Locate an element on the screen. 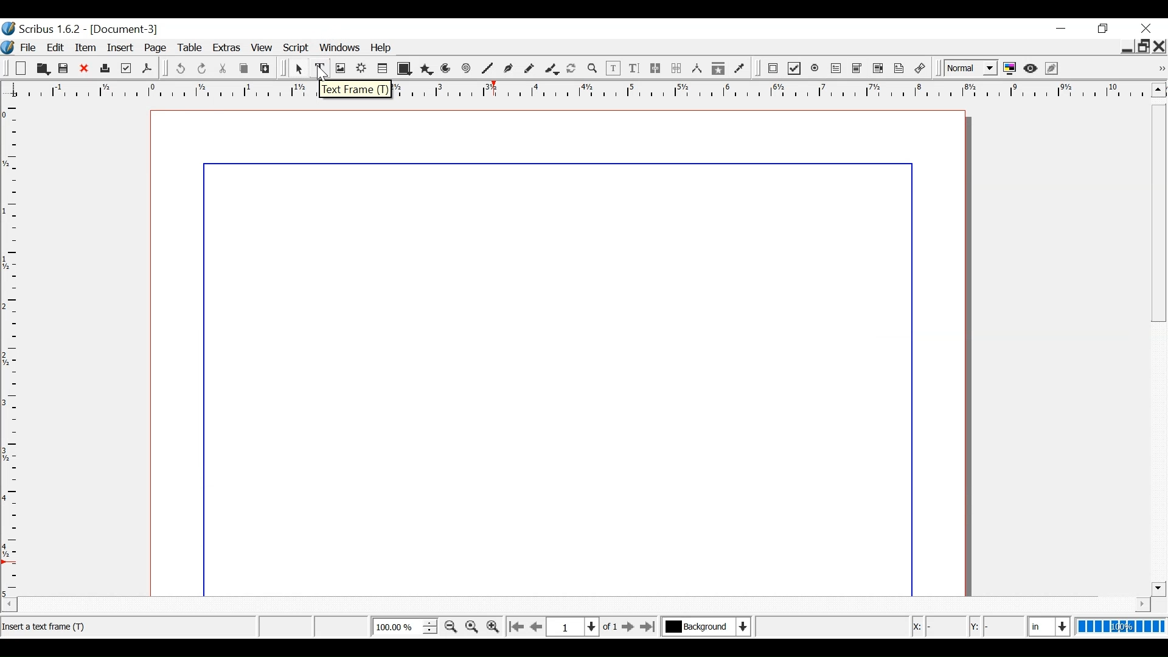 This screenshot has height=657, width=1168. PDF List Box is located at coordinates (878, 68).